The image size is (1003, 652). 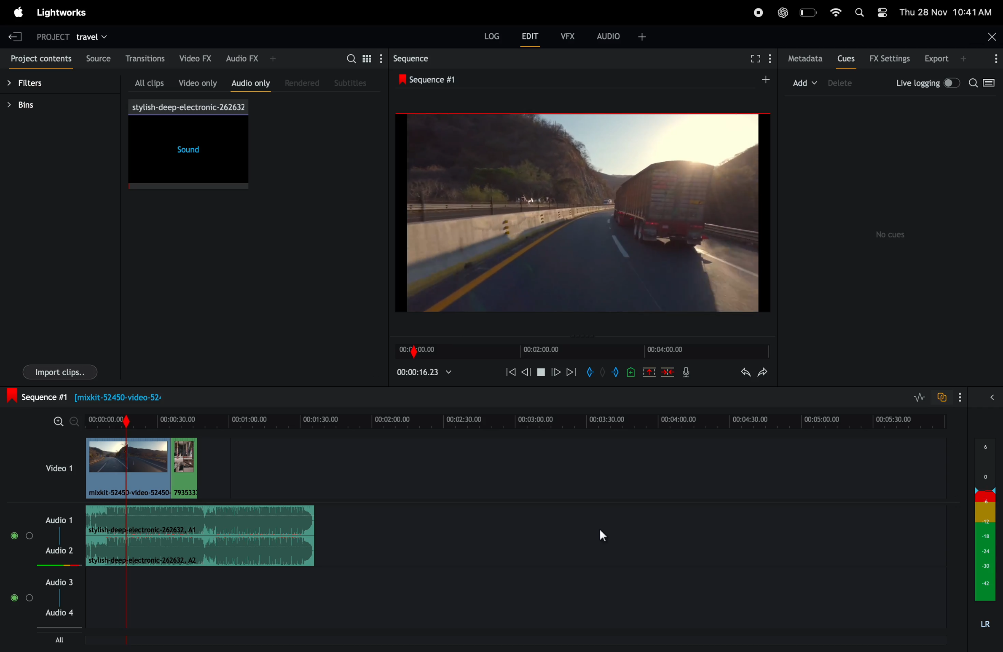 I want to click on live logging, so click(x=925, y=85).